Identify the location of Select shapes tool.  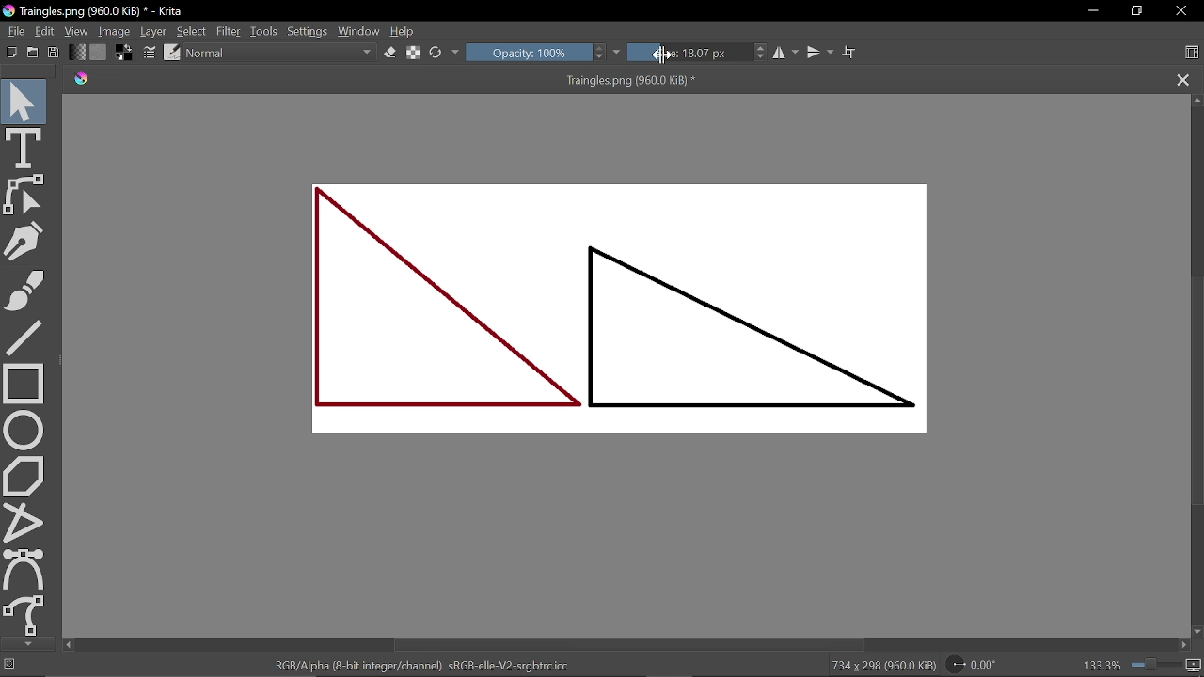
(24, 101).